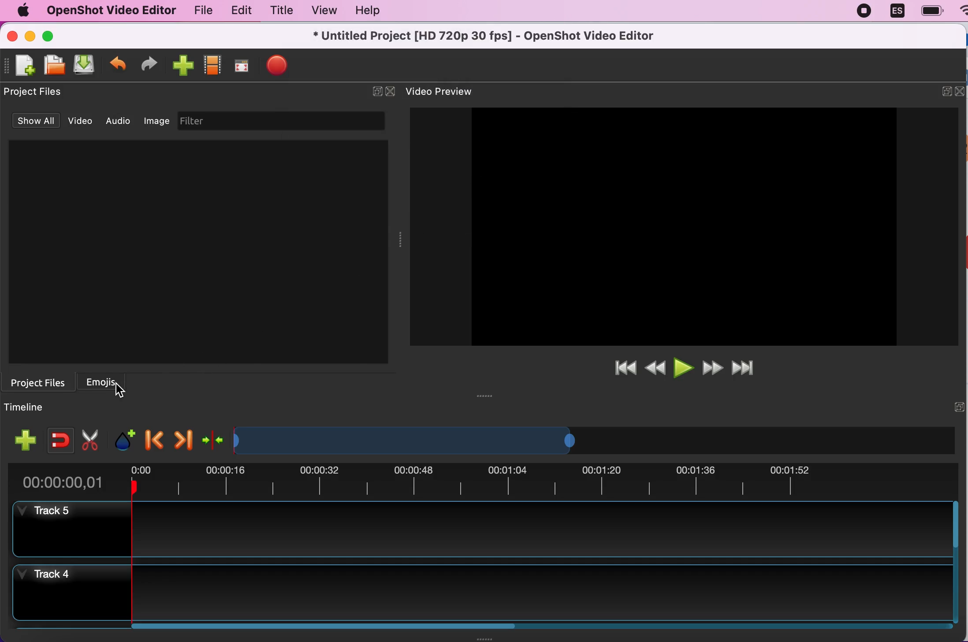 The image size is (968, 642). What do you see at coordinates (85, 65) in the screenshot?
I see `save file` at bounding box center [85, 65].